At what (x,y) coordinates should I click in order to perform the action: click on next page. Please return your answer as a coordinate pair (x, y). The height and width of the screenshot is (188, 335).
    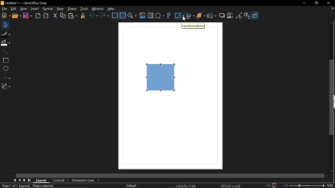
    Looking at the image, I should click on (24, 180).